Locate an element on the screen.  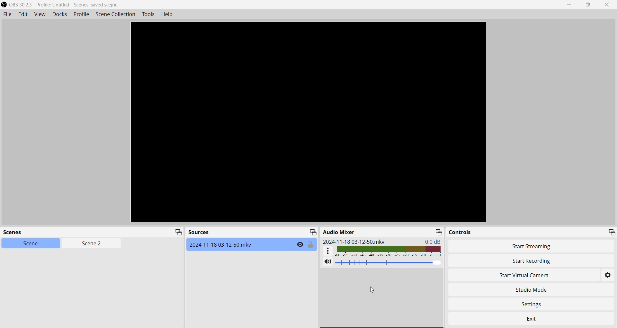
Scene 2 is located at coordinates (89, 244).